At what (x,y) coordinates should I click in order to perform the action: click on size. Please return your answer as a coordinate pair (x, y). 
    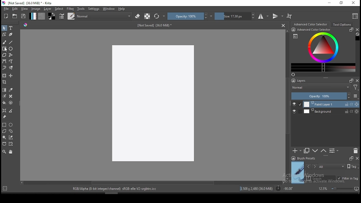
    Looking at the image, I should click on (235, 16).